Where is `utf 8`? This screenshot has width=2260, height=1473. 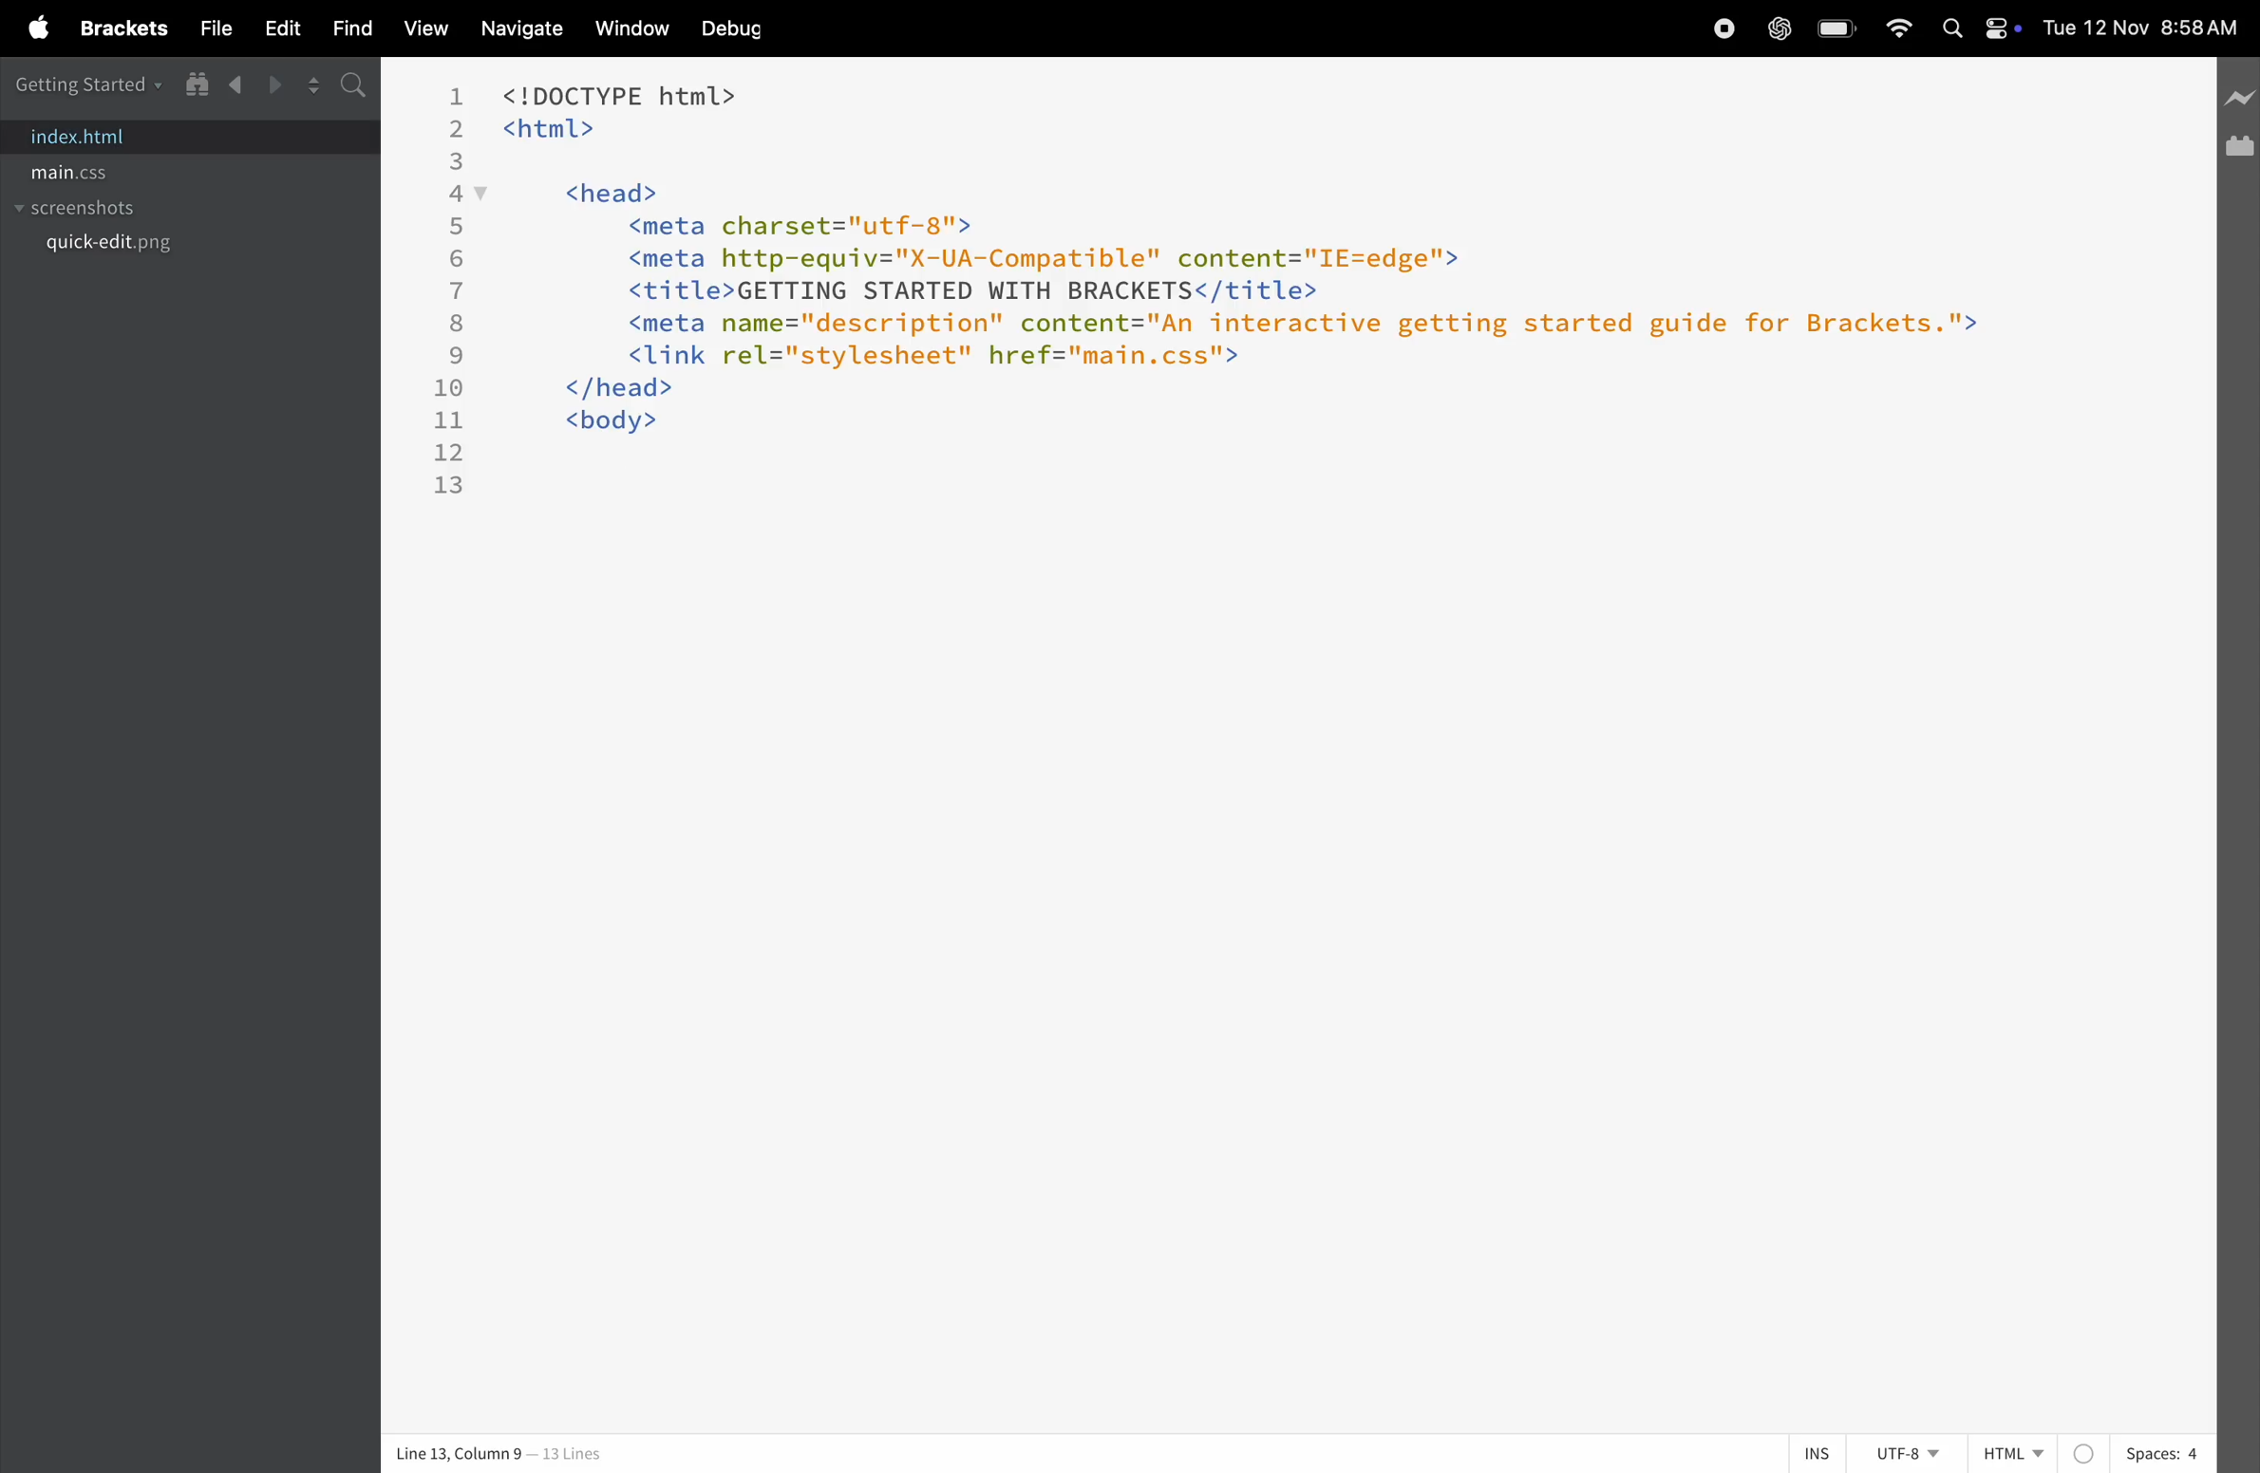 utf 8 is located at coordinates (1886, 1445).